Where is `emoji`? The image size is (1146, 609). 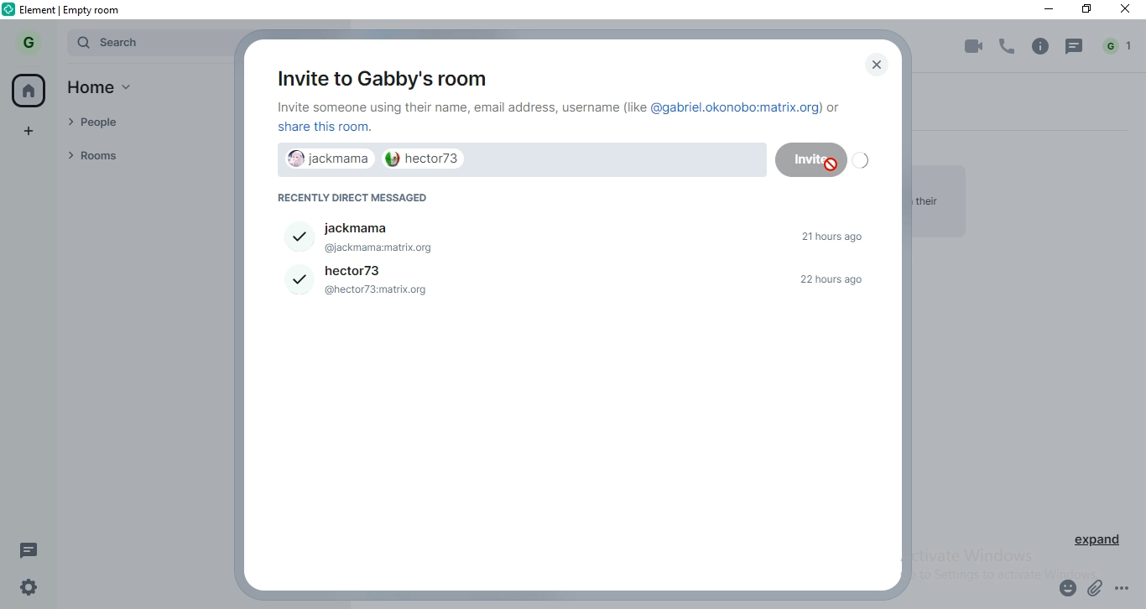 emoji is located at coordinates (1065, 591).